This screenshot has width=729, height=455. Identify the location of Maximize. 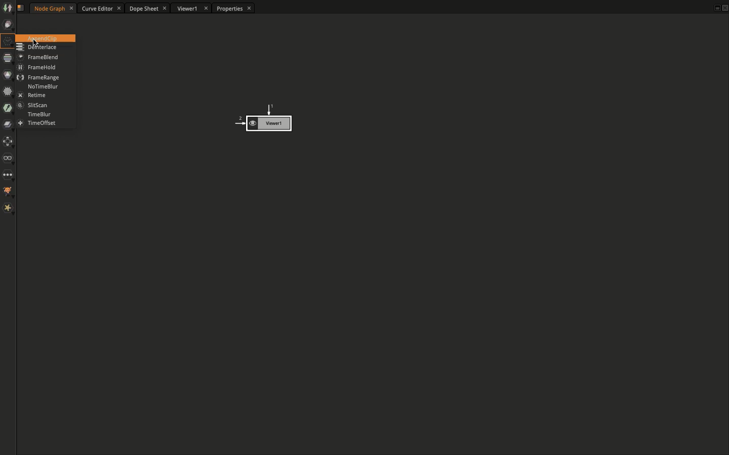
(715, 7).